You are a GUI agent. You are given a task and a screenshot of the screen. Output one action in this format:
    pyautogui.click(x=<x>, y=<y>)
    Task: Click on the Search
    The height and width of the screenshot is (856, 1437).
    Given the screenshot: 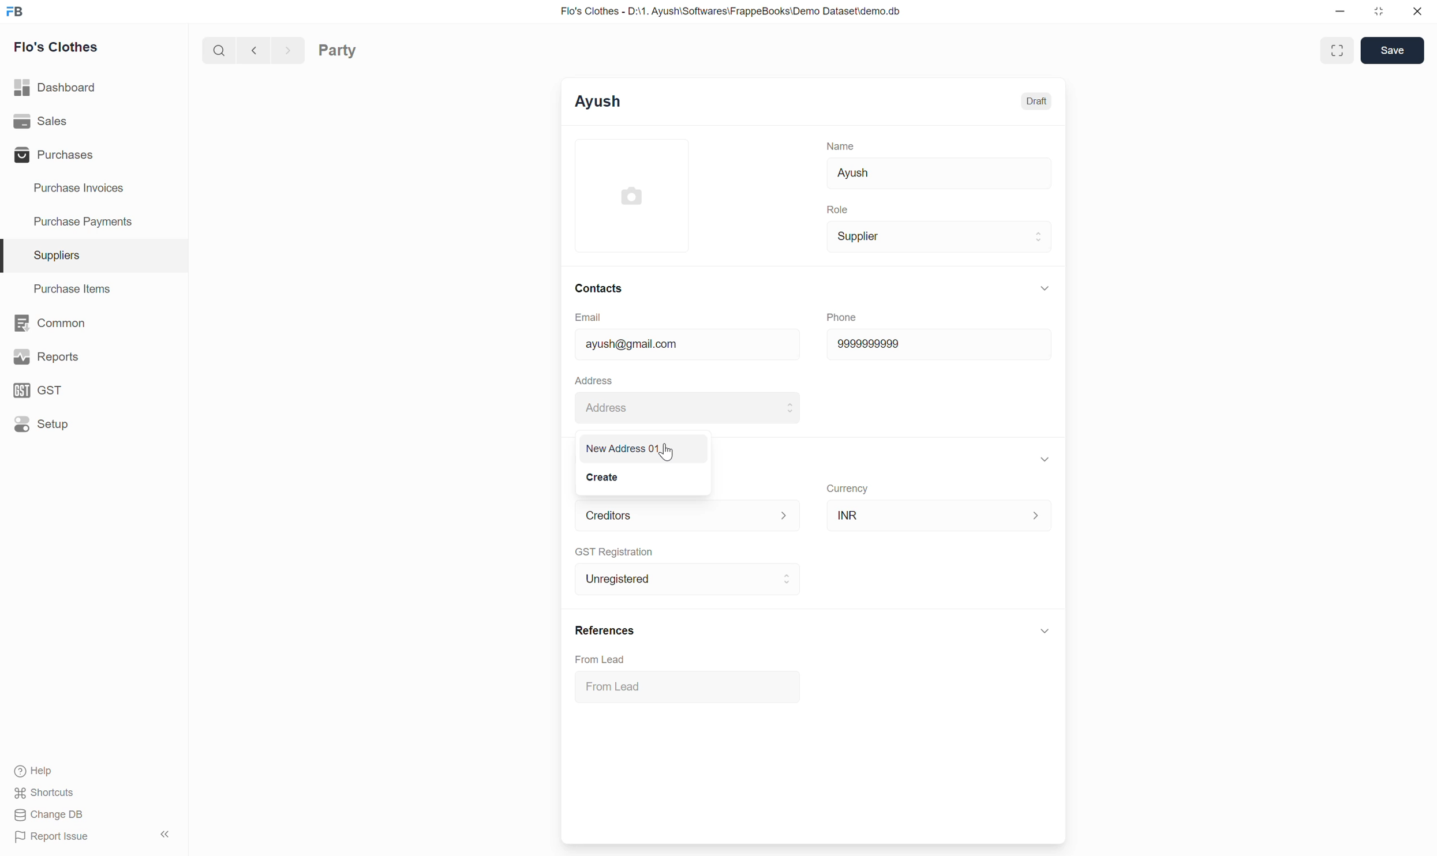 What is the action you would take?
    pyautogui.click(x=219, y=50)
    